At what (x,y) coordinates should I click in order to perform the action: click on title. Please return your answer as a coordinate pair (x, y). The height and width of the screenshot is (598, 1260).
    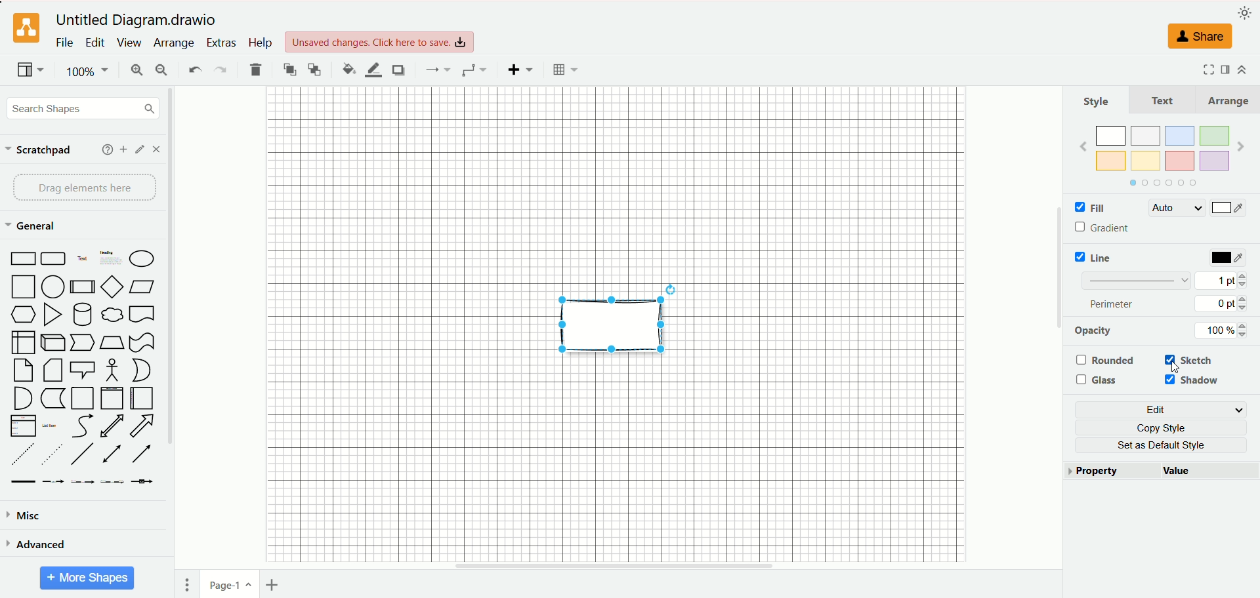
    Looking at the image, I should click on (139, 20).